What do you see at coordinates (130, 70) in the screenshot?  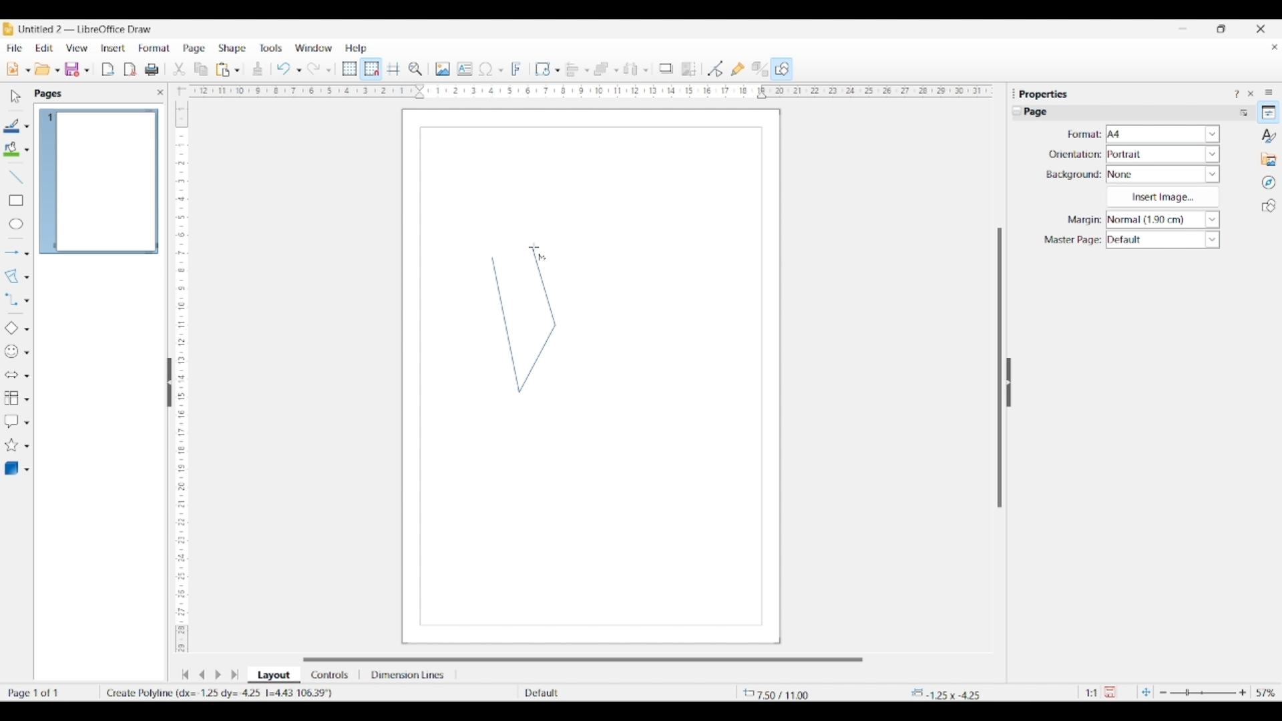 I see `Export directly as PDF` at bounding box center [130, 70].